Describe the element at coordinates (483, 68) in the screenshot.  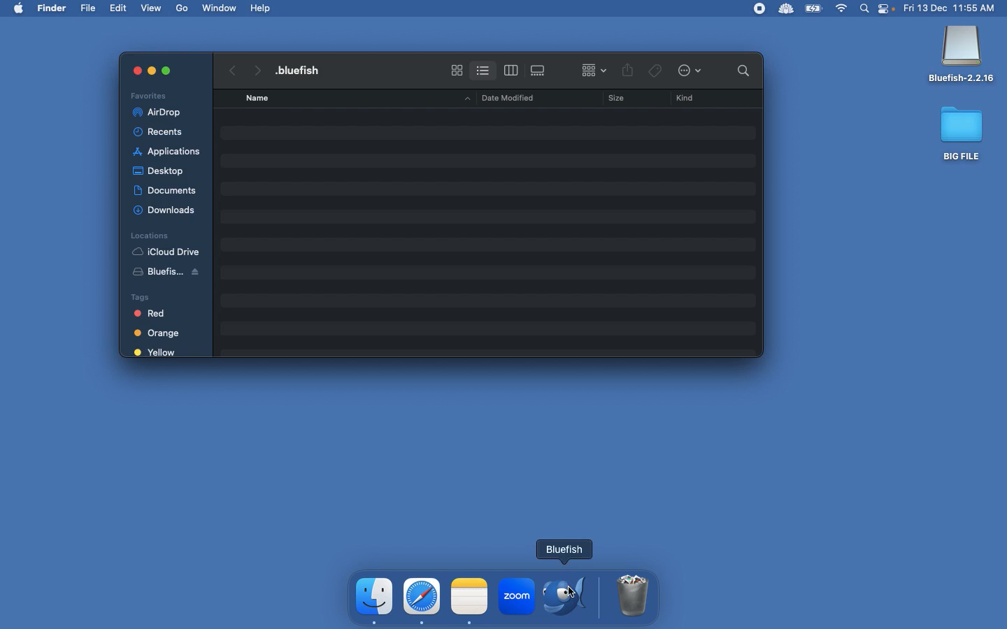
I see `List View` at that location.